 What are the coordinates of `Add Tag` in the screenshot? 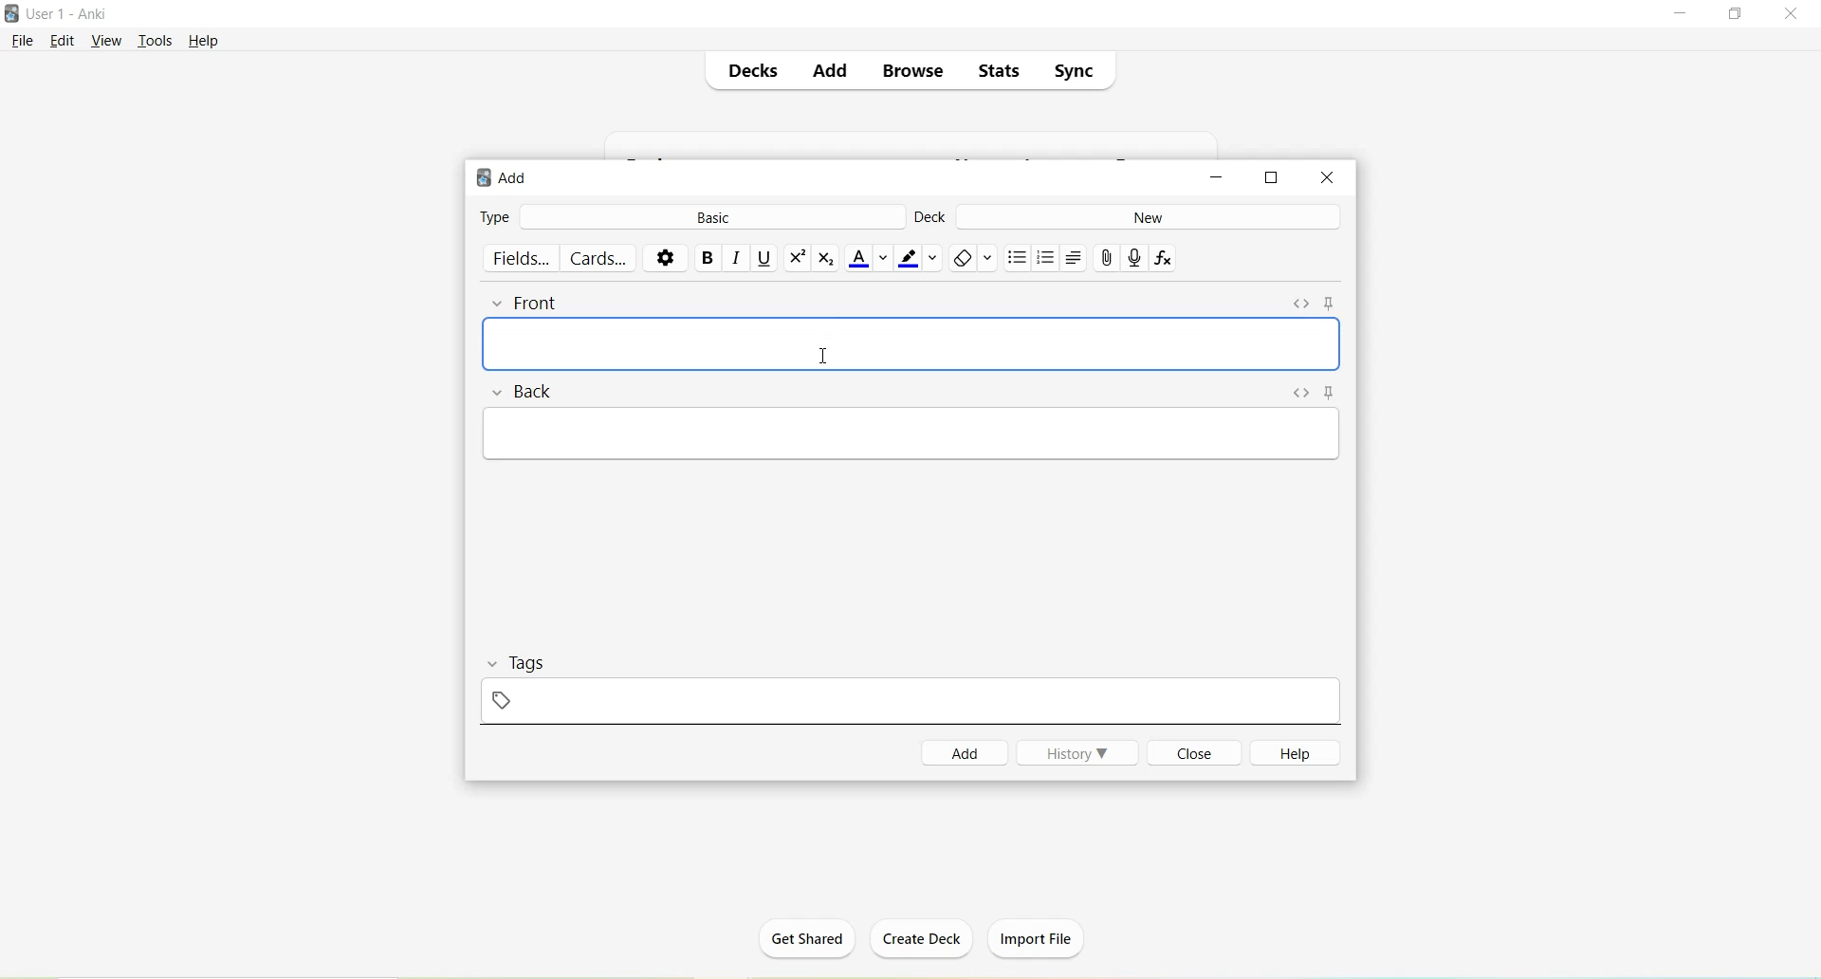 It's located at (504, 700).